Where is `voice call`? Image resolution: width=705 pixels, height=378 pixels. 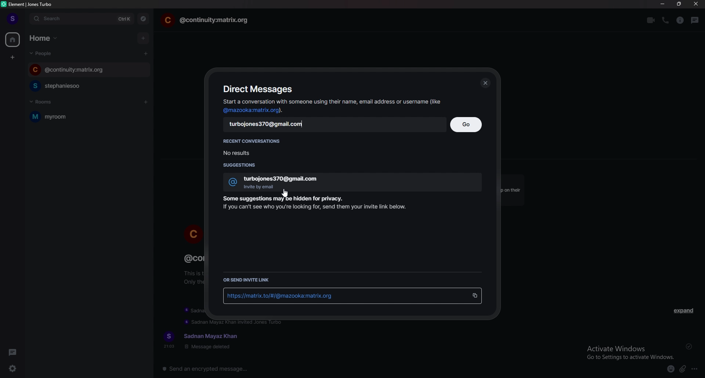
voice call is located at coordinates (665, 20).